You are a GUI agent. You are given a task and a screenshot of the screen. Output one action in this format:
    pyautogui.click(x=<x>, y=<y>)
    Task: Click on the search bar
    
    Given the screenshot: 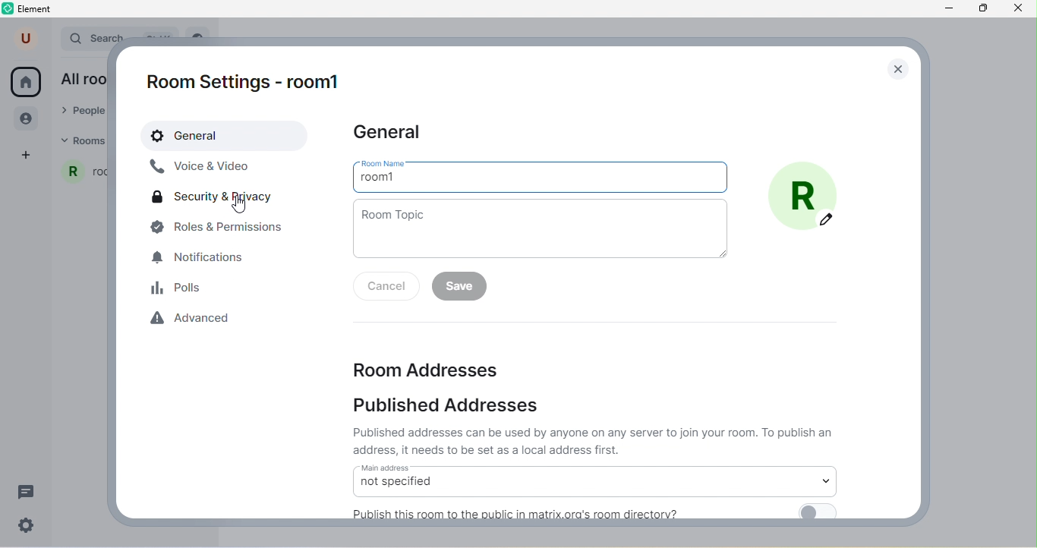 What is the action you would take?
    pyautogui.click(x=99, y=39)
    